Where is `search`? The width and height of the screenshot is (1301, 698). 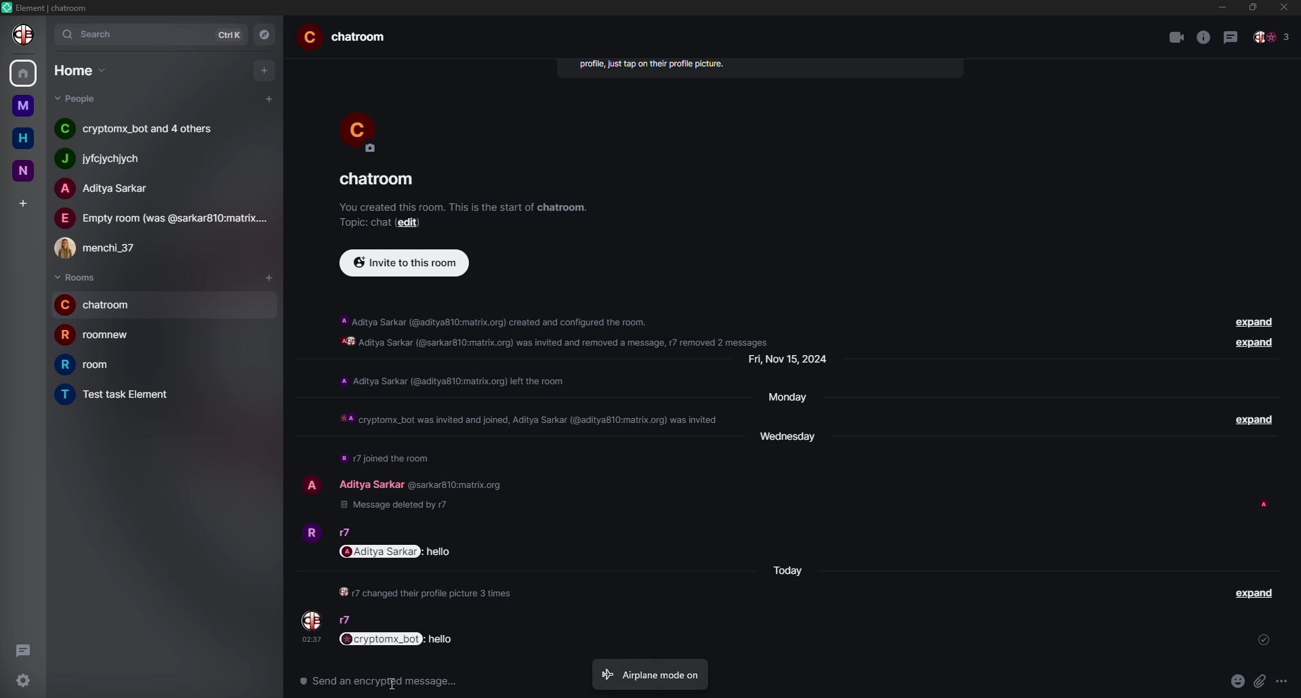 search is located at coordinates (98, 34).